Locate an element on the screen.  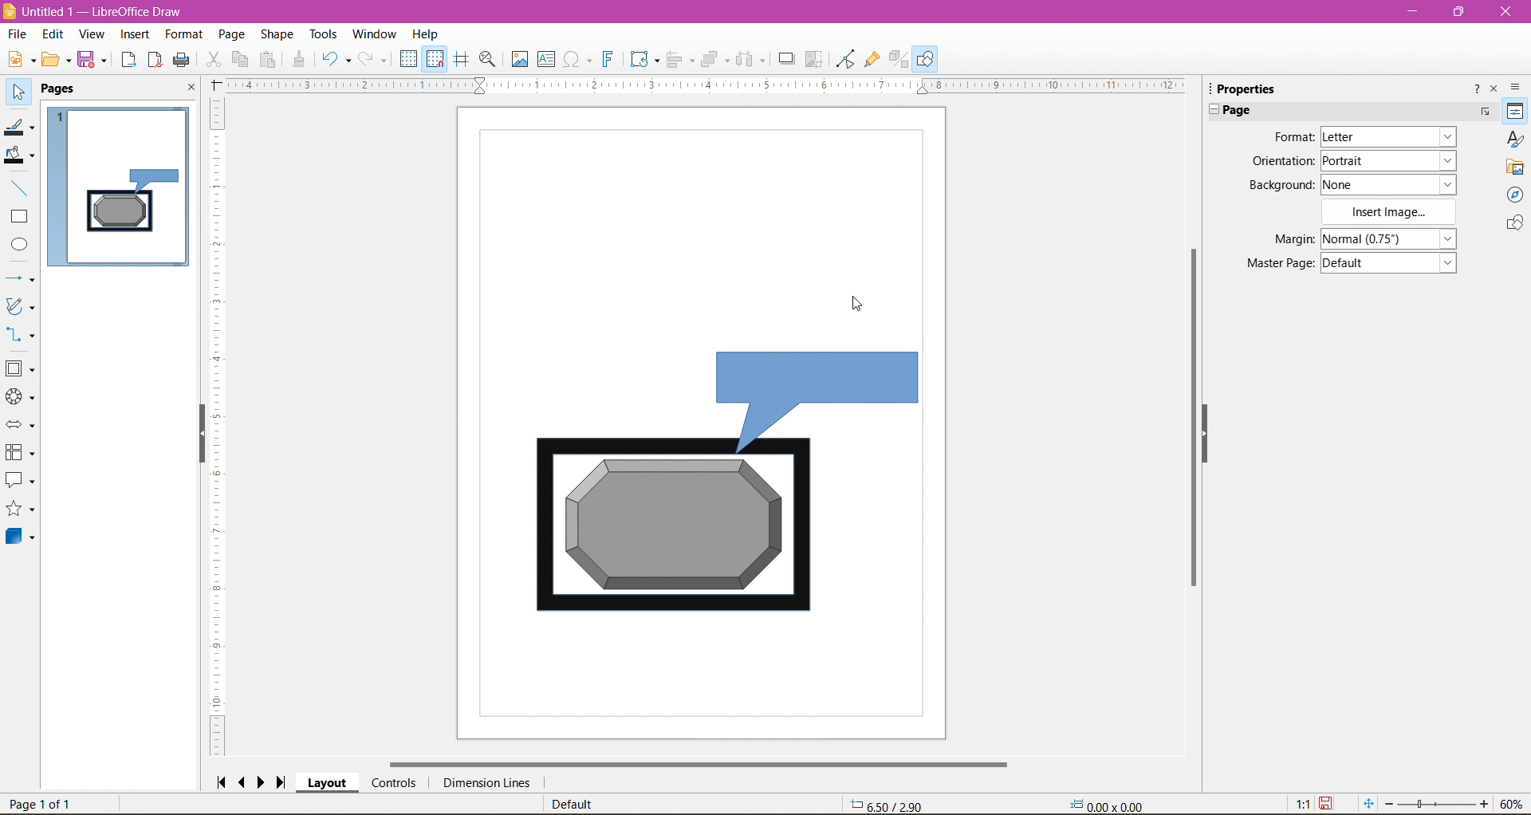
Restore down is located at coordinates (1461, 12).